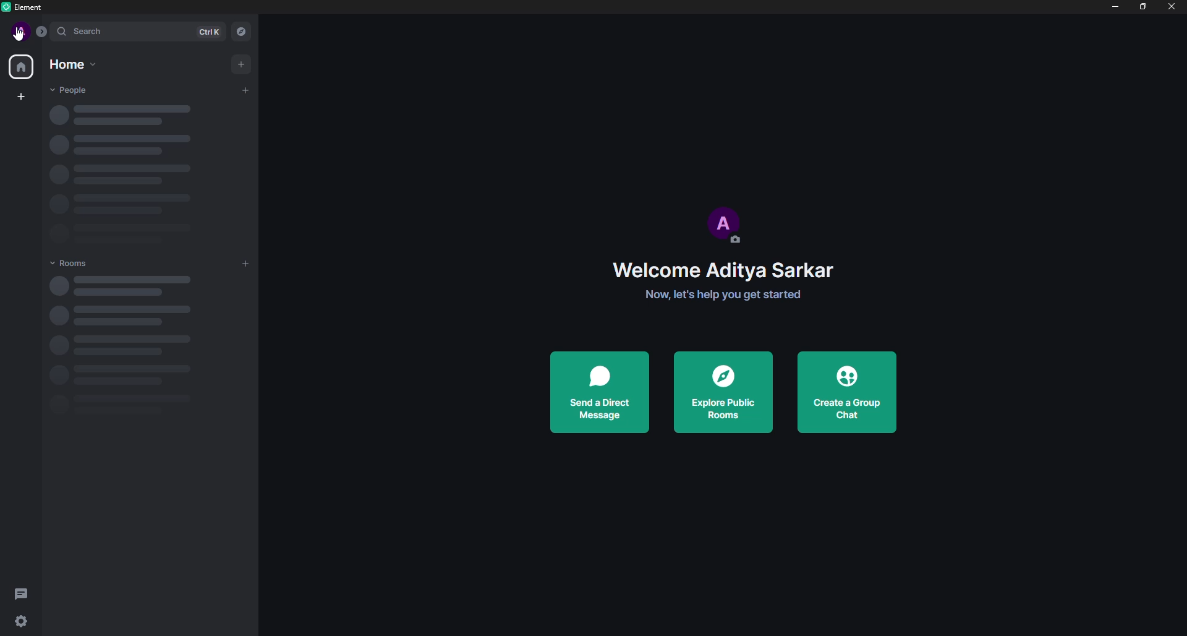 Image resolution: width=1187 pixels, height=636 pixels. I want to click on Home, so click(72, 64).